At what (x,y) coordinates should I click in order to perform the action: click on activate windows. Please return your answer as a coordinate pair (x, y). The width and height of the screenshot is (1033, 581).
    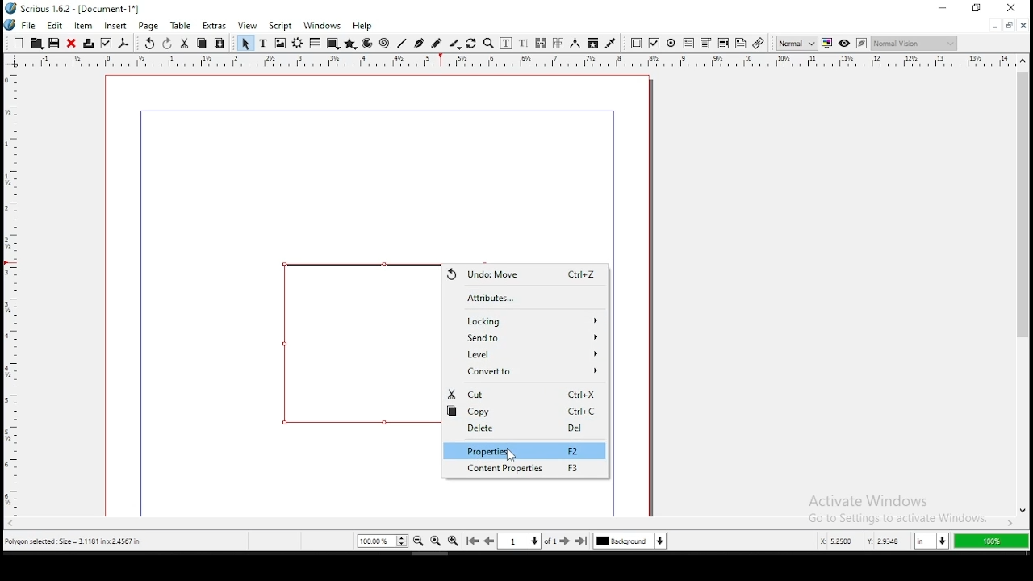
    Looking at the image, I should click on (897, 504).